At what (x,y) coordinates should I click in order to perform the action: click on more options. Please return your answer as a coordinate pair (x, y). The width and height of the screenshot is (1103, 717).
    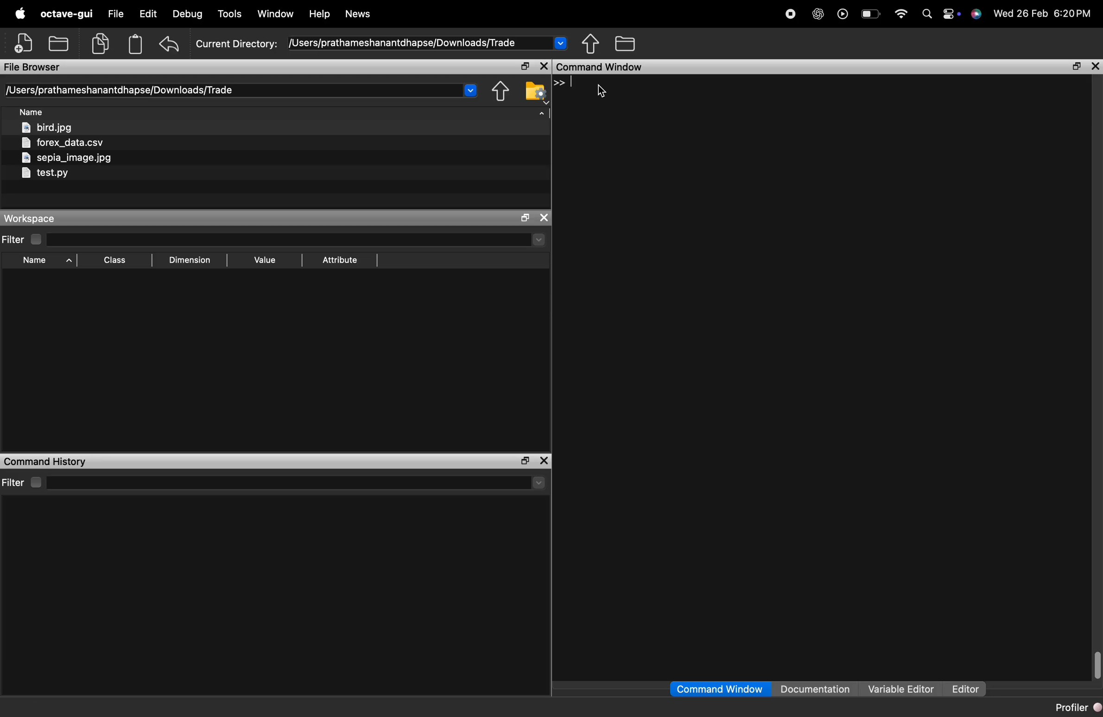
    Looking at the image, I should click on (951, 13).